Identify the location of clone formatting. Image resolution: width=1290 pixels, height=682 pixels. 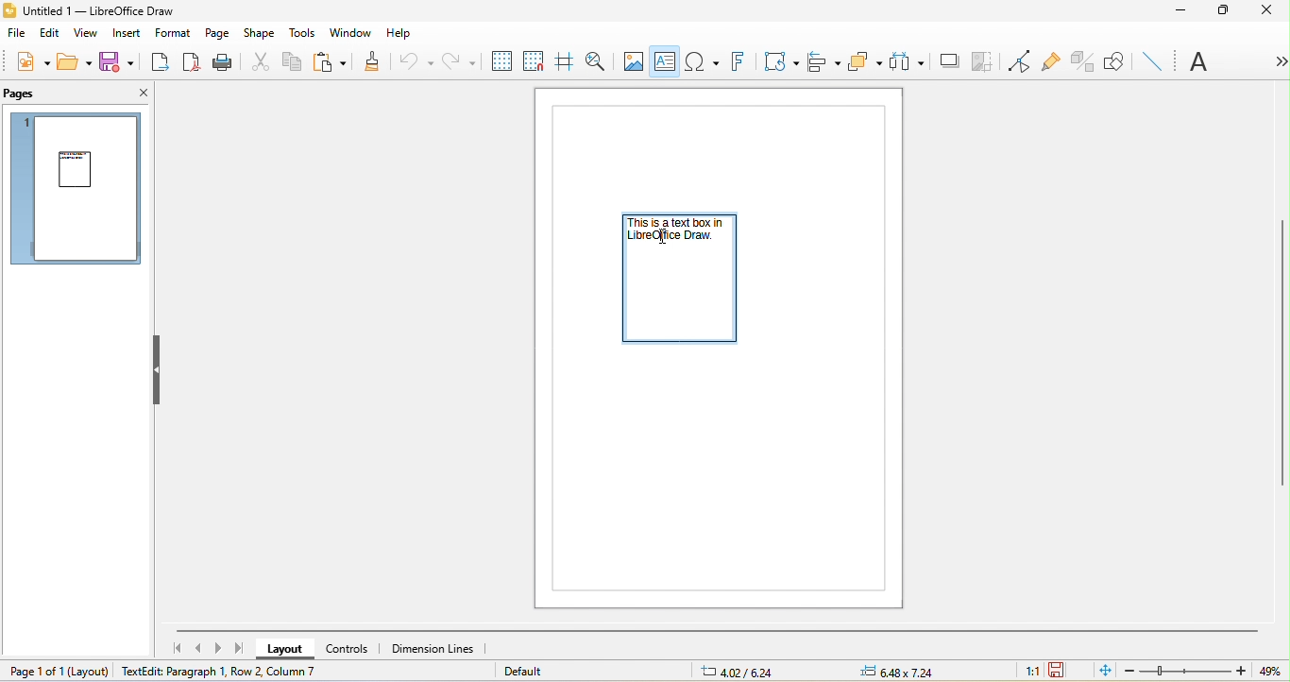
(378, 61).